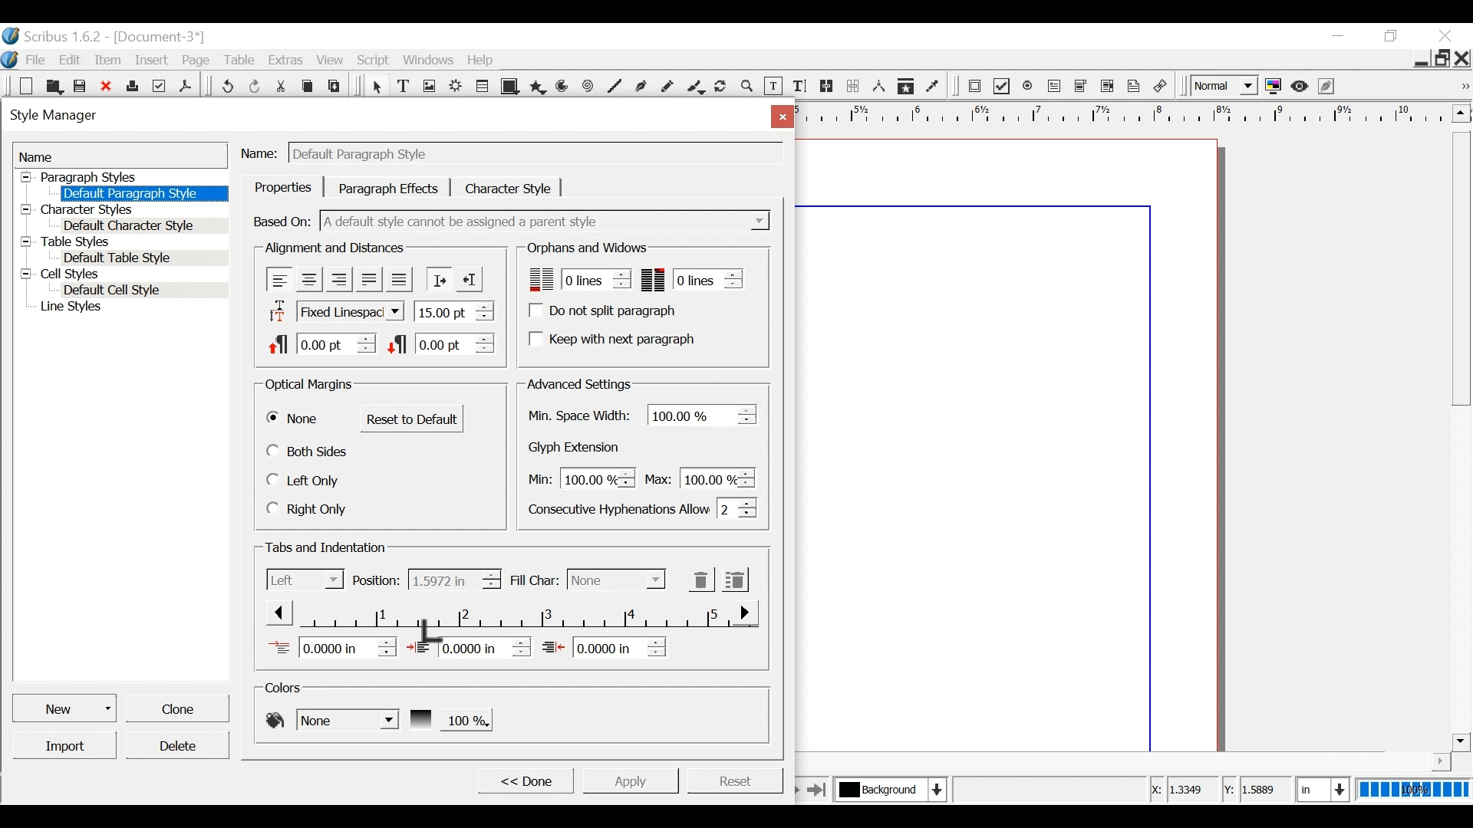  Describe the element at coordinates (535, 154) in the screenshot. I see `Field` at that location.